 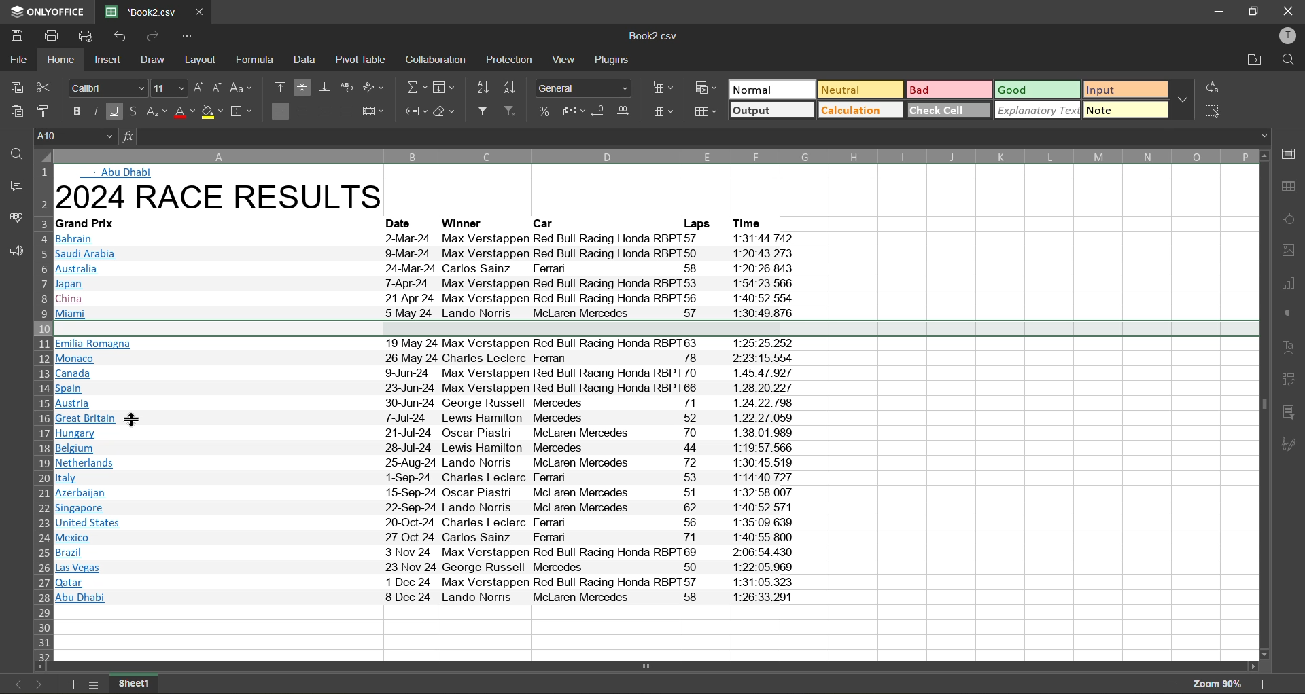 I want to click on check cell, so click(x=949, y=109).